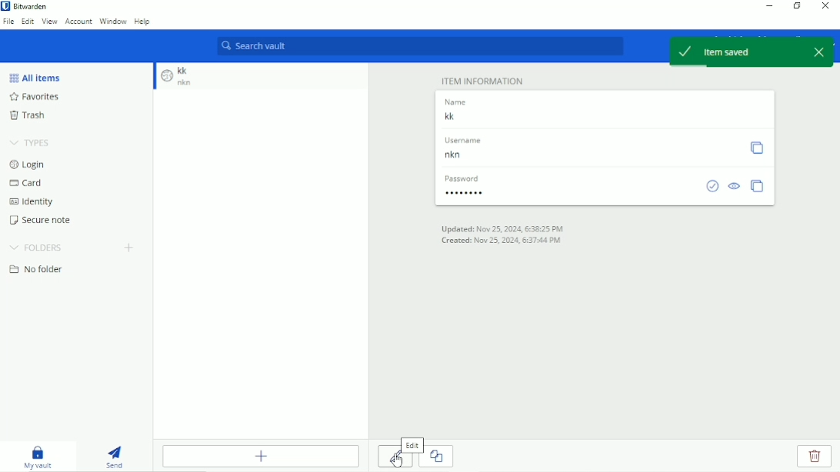 Image resolution: width=840 pixels, height=472 pixels. Describe the element at coordinates (38, 457) in the screenshot. I see `My vault` at that location.